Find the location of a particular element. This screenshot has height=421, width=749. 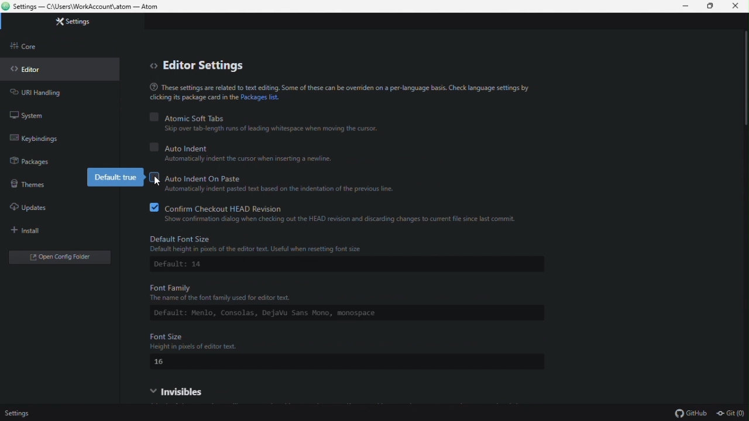

default true is located at coordinates (114, 178).